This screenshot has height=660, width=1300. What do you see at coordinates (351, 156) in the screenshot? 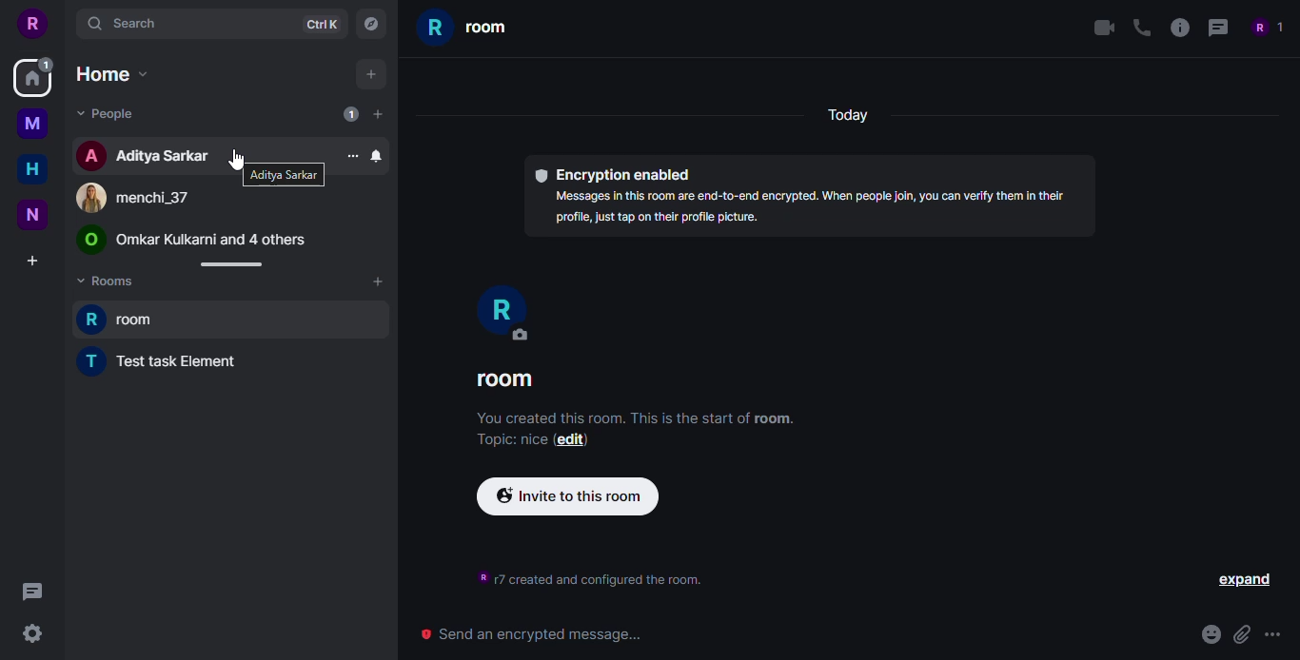
I see `more` at bounding box center [351, 156].